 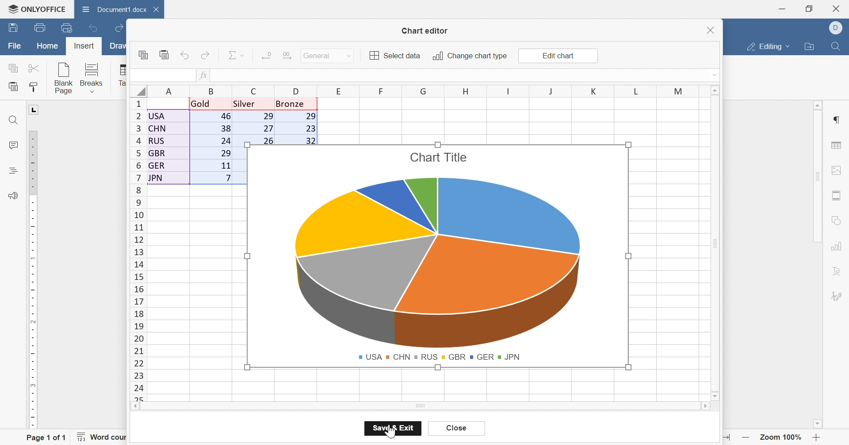 I want to click on Row numbers, so click(x=137, y=249).